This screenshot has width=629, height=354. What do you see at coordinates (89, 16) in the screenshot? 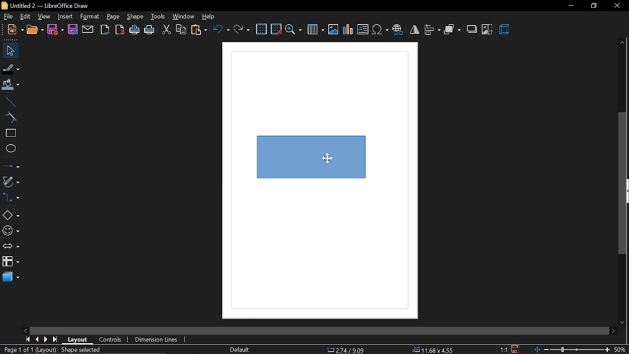
I see `format` at bounding box center [89, 16].